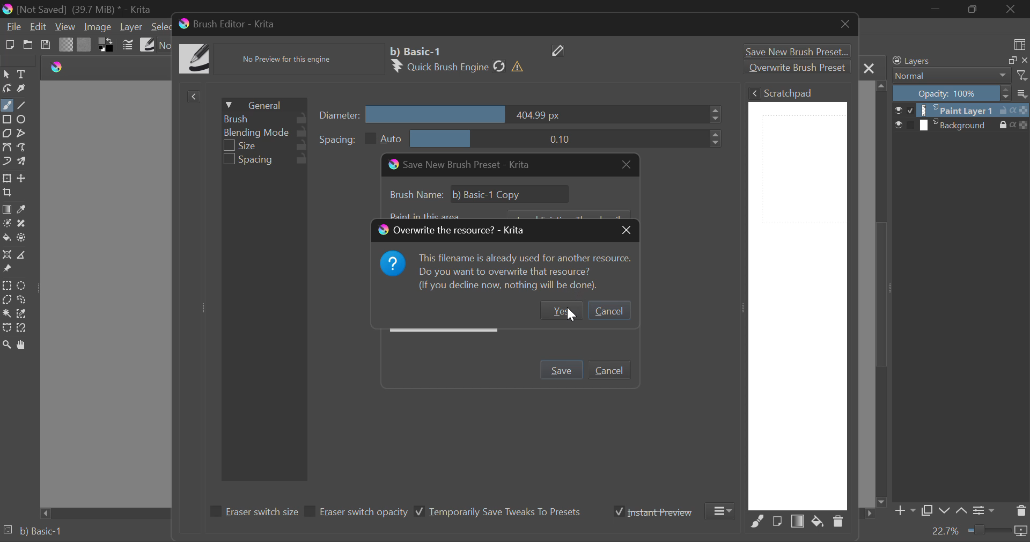 The image size is (1030, 542). What do you see at coordinates (22, 237) in the screenshot?
I see `Enclose & Fill` at bounding box center [22, 237].